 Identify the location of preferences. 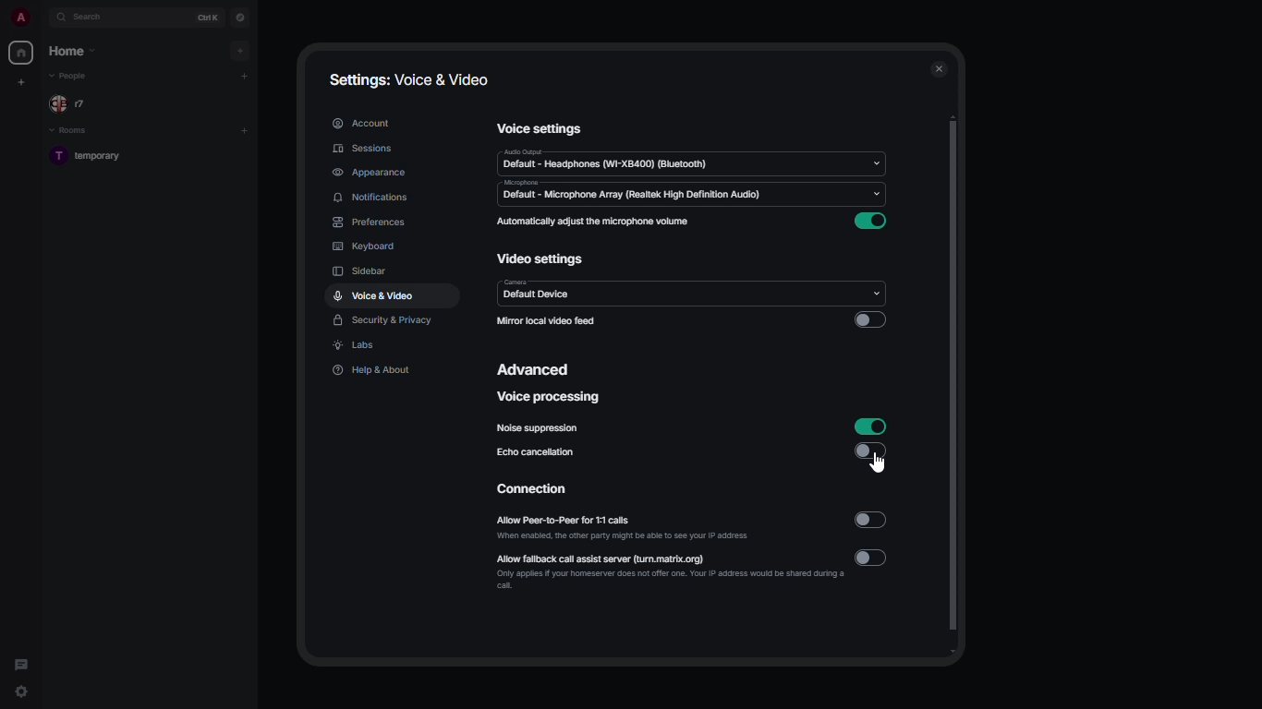
(370, 222).